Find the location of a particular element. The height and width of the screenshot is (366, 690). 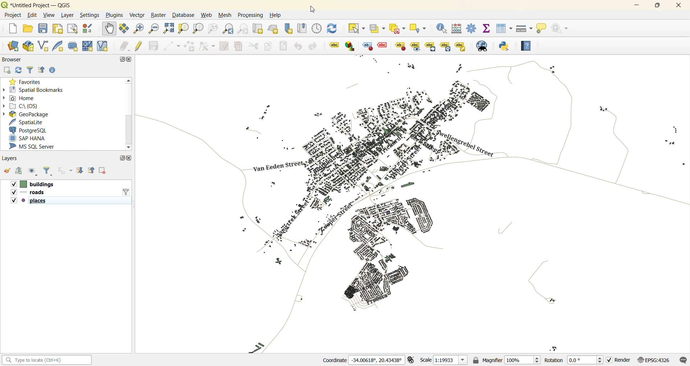

select location is located at coordinates (419, 28).